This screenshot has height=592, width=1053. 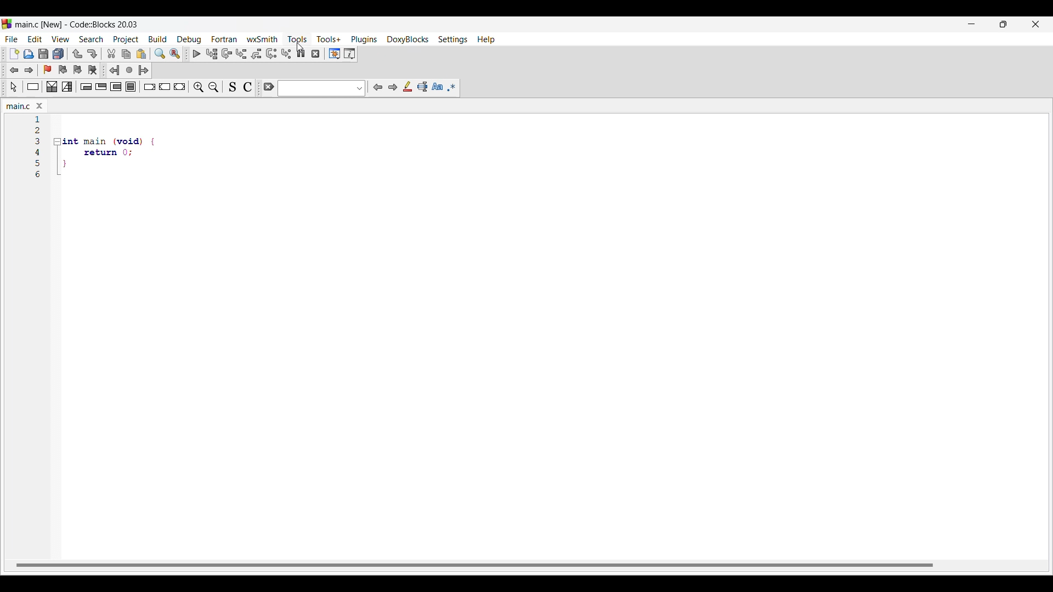 I want to click on Last jump, so click(x=129, y=70).